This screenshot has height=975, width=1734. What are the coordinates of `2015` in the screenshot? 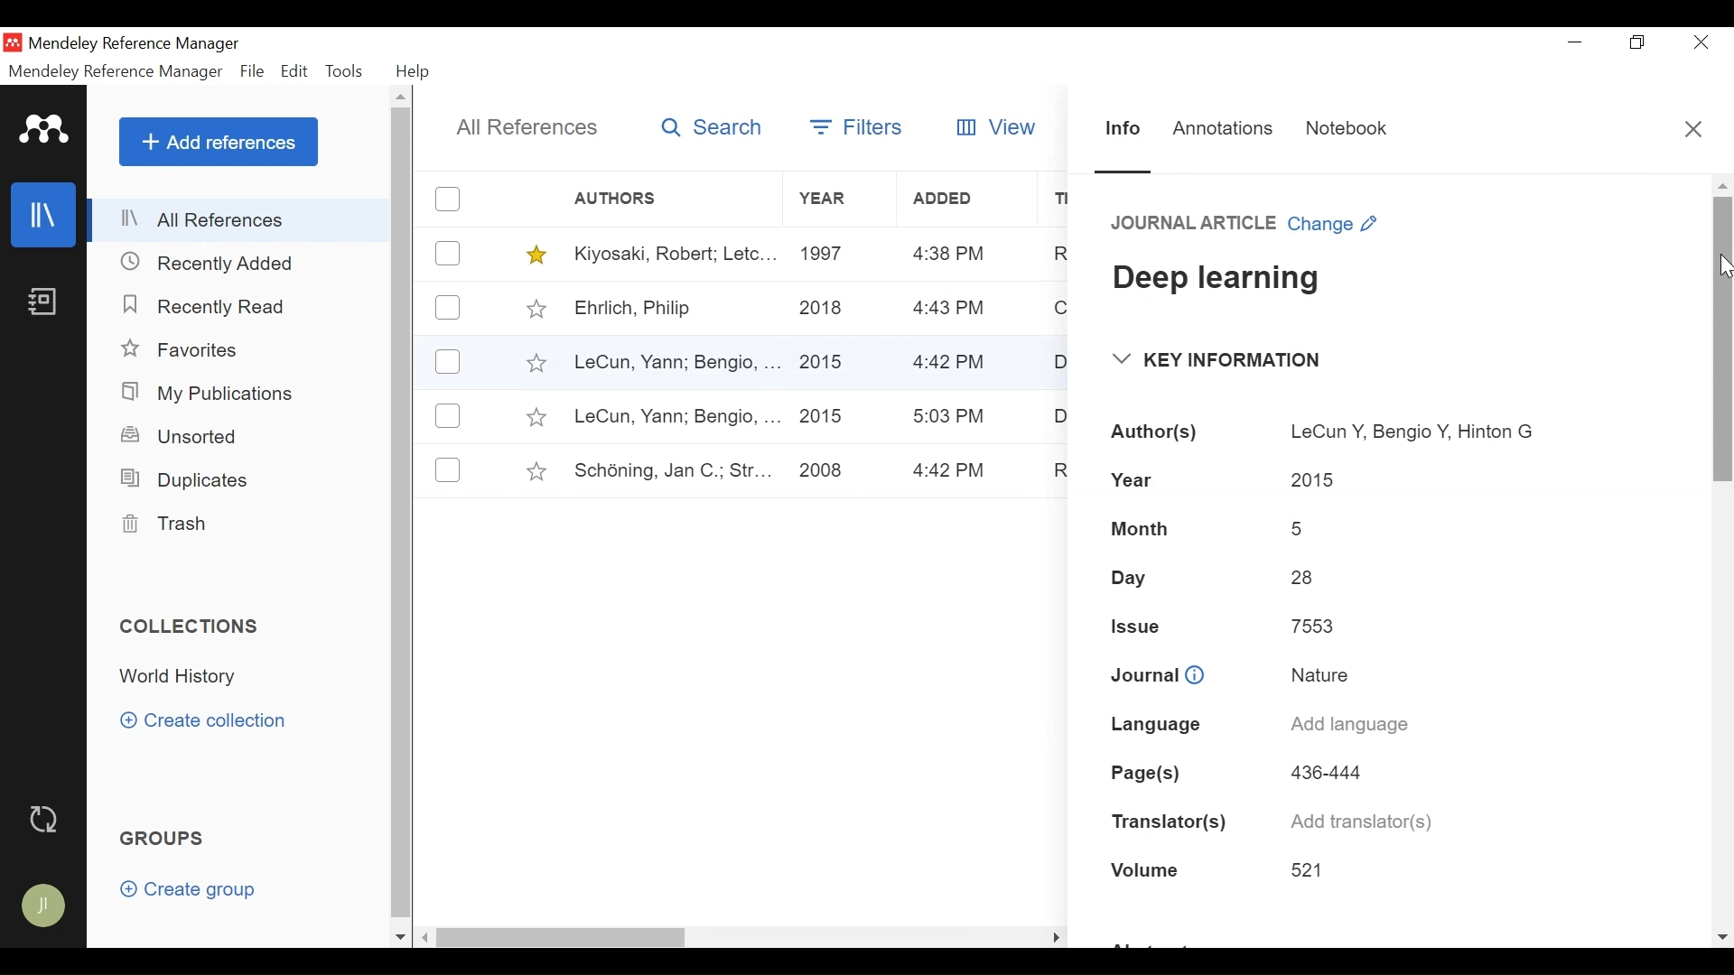 It's located at (822, 361).